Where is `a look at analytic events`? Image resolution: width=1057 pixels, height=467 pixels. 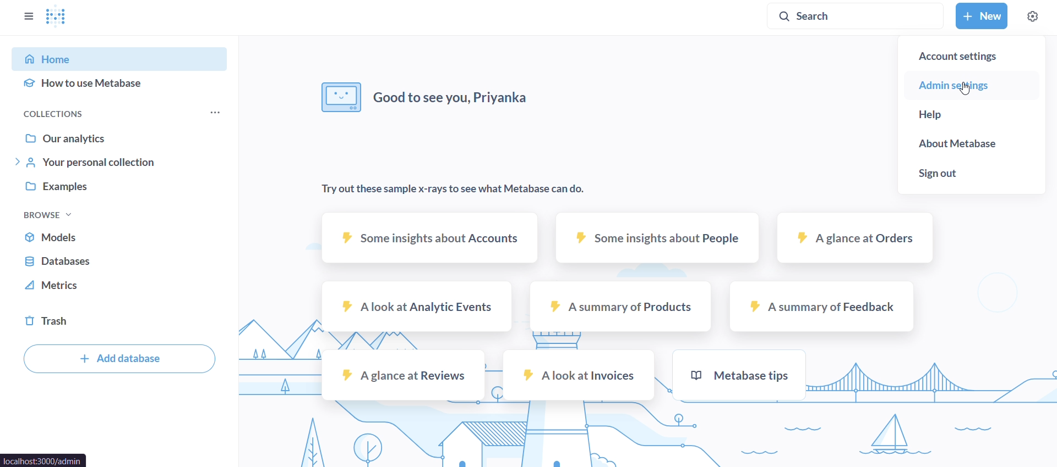 a look at analytic events is located at coordinates (416, 306).